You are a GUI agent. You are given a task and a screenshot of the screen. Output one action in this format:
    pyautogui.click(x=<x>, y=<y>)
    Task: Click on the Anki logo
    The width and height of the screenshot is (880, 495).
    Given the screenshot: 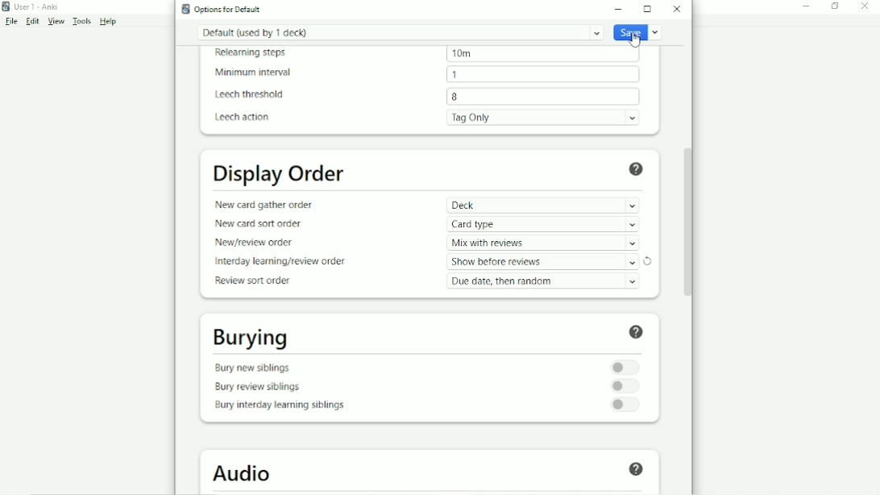 What is the action you would take?
    pyautogui.click(x=185, y=9)
    